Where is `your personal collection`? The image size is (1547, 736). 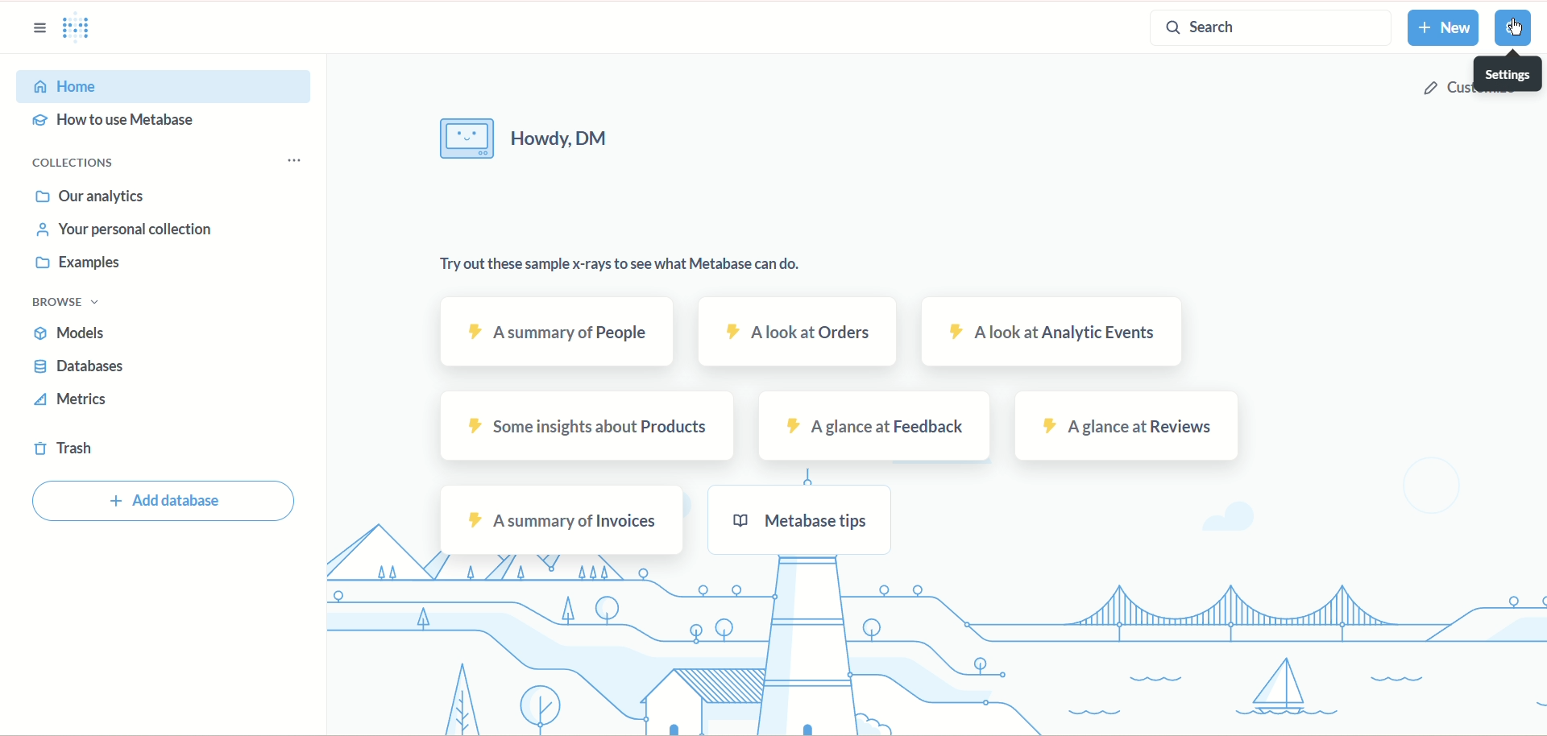 your personal collection is located at coordinates (125, 230).